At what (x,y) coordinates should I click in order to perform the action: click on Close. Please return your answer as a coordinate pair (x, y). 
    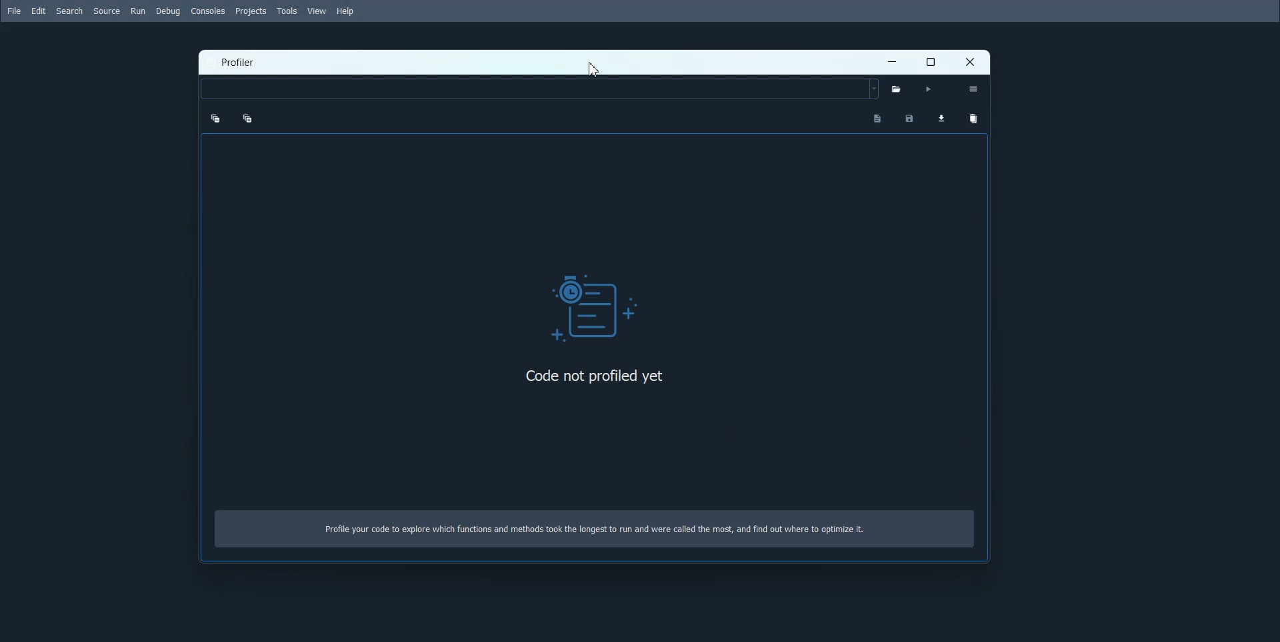
    Looking at the image, I should click on (969, 61).